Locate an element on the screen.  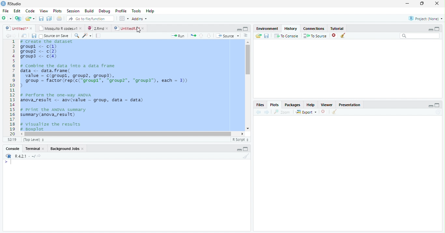
R script is located at coordinates (240, 139).